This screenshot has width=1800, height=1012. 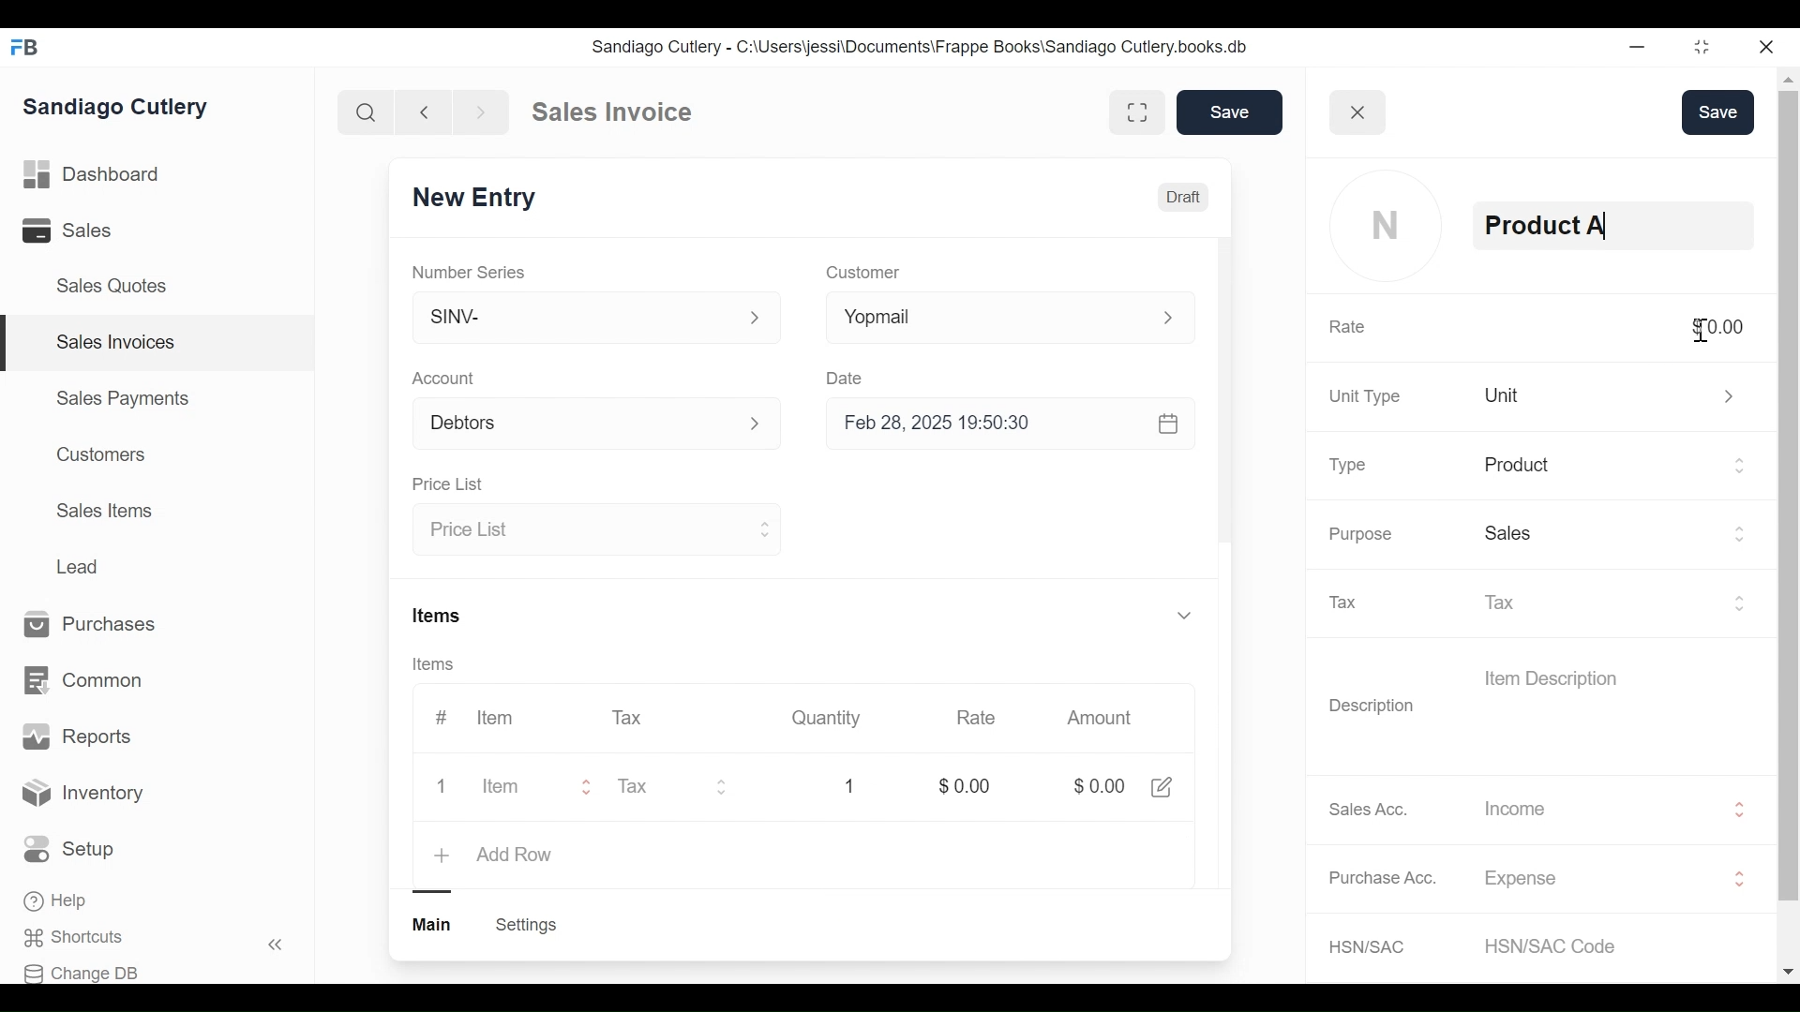 What do you see at coordinates (847, 376) in the screenshot?
I see `Date` at bounding box center [847, 376].